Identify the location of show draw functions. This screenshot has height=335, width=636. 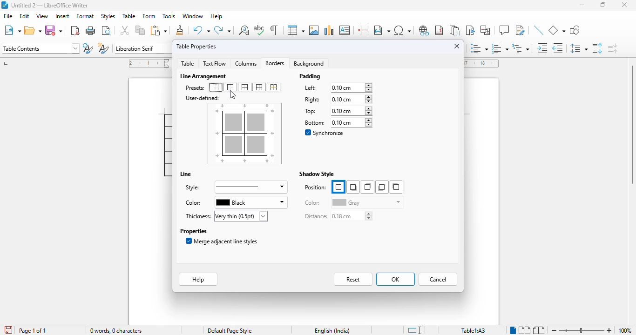
(574, 30).